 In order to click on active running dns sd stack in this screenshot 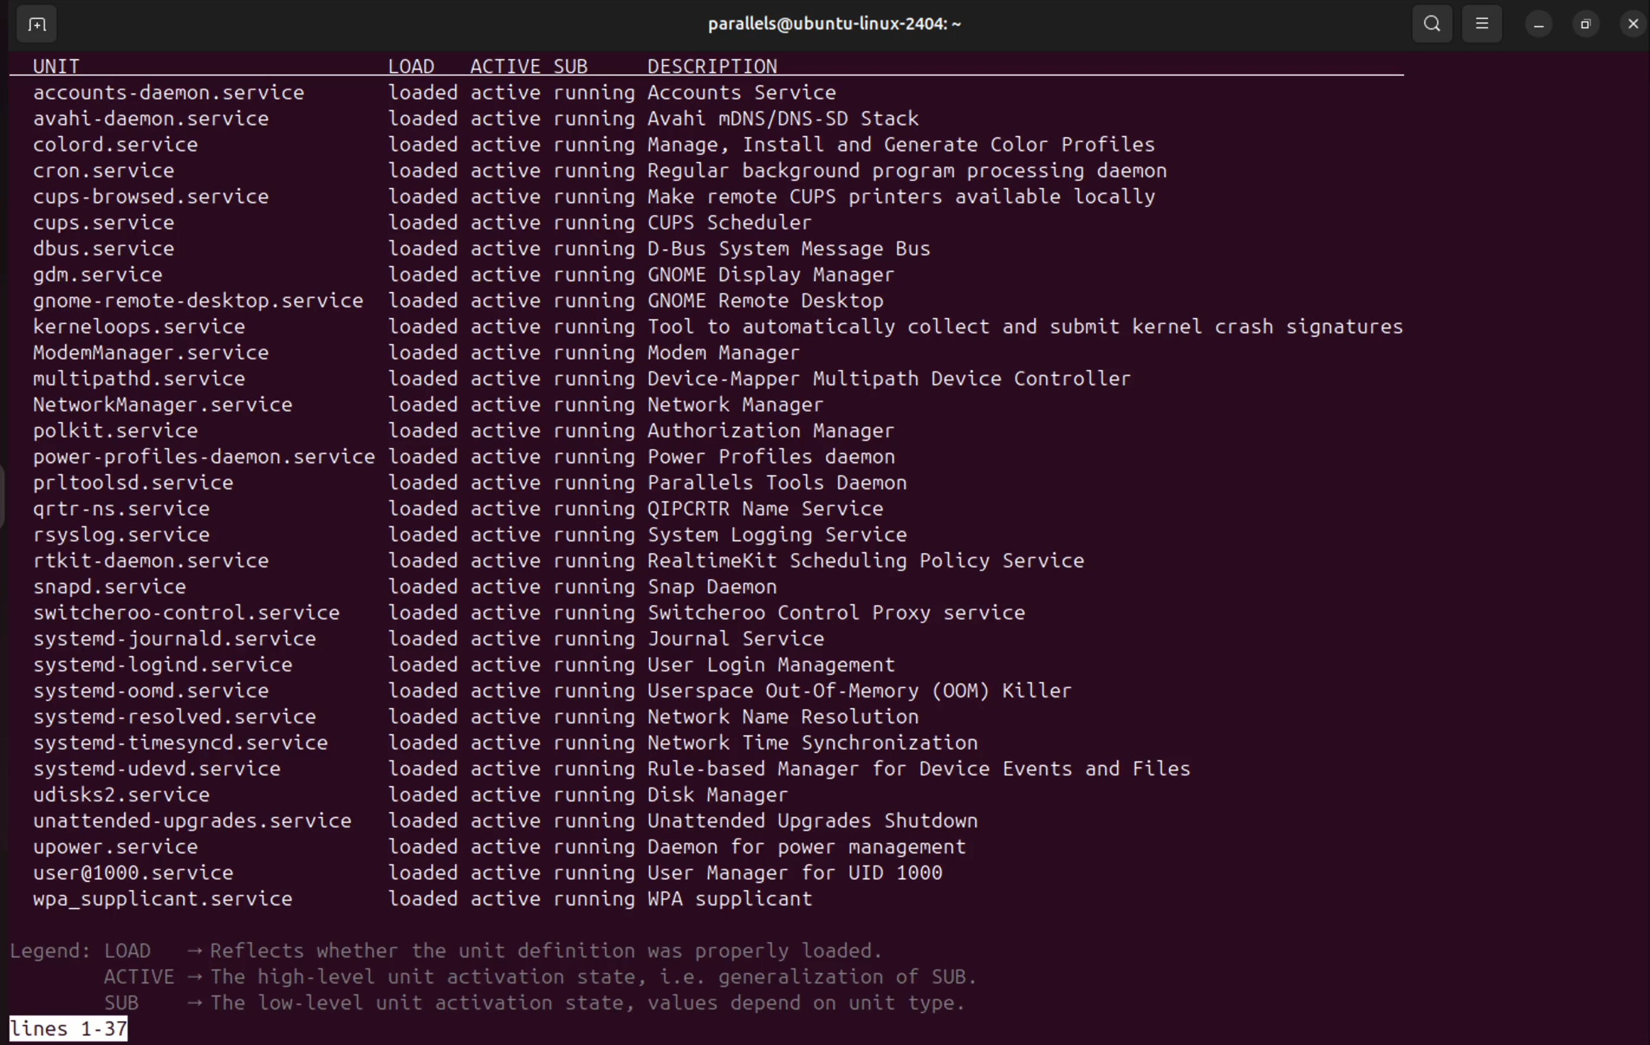, I will do `click(700, 119)`.